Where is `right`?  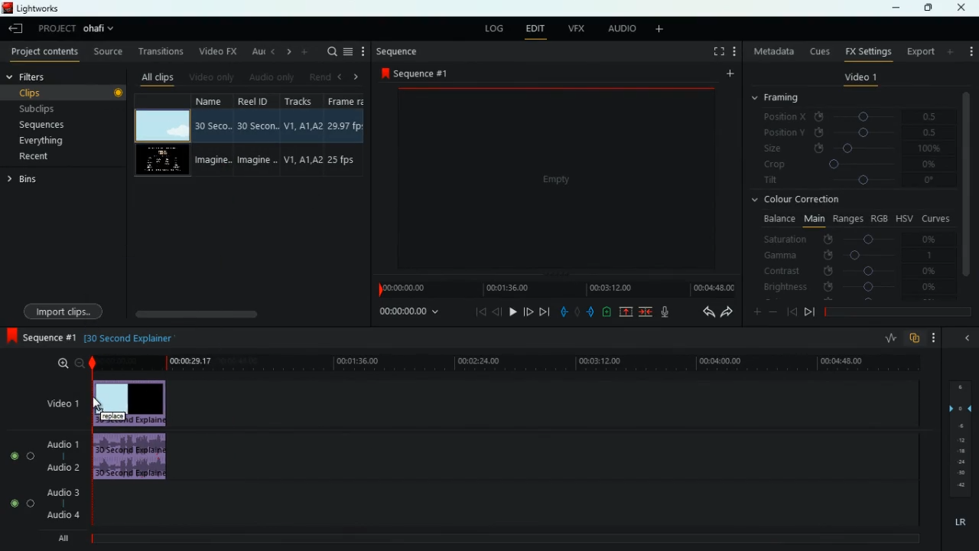
right is located at coordinates (286, 53).